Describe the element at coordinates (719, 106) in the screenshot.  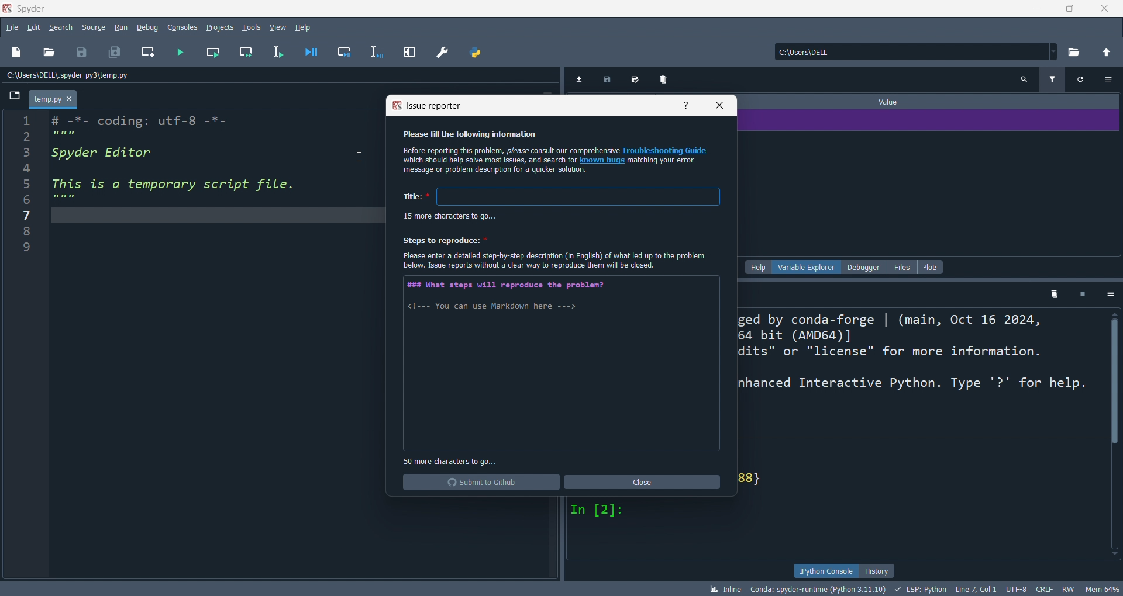
I see `close` at that location.